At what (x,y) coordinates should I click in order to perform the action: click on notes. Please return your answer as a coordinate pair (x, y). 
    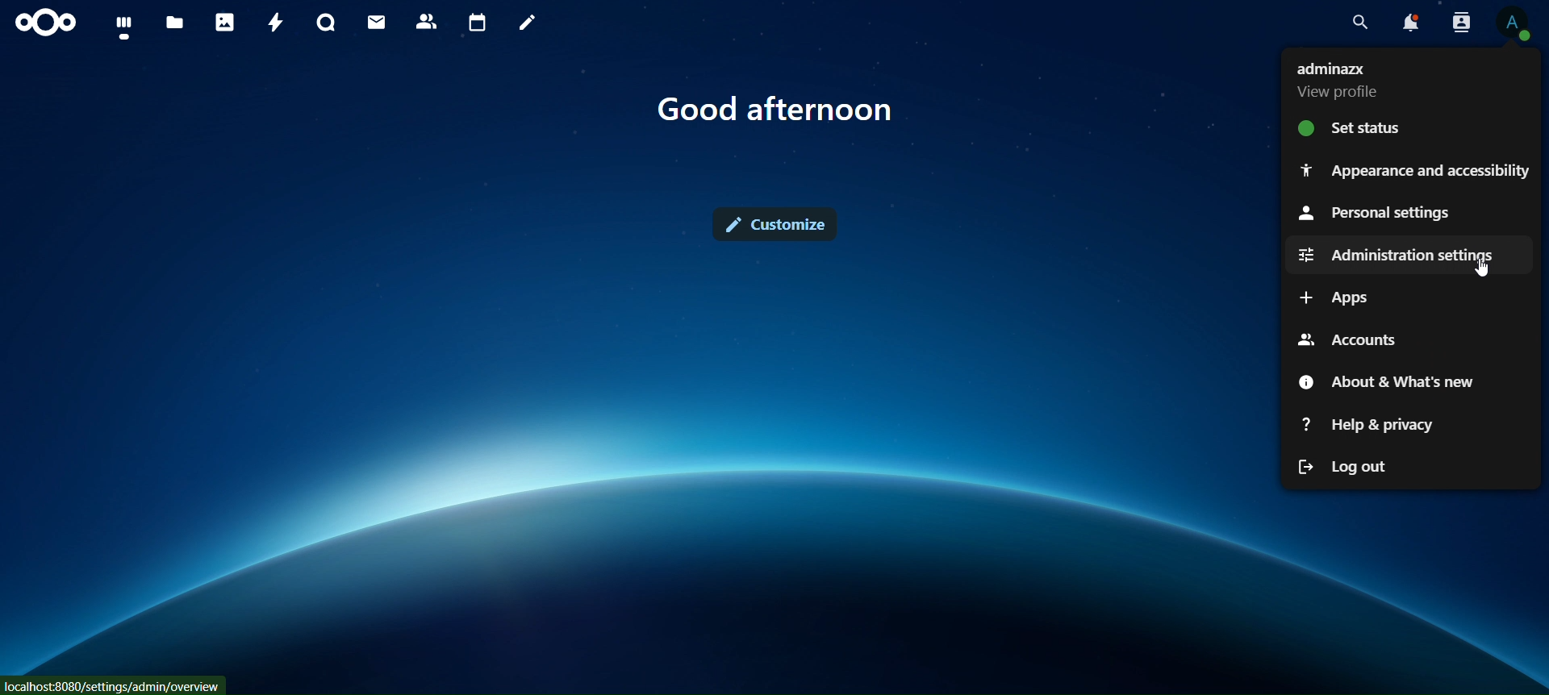
    Looking at the image, I should click on (528, 23).